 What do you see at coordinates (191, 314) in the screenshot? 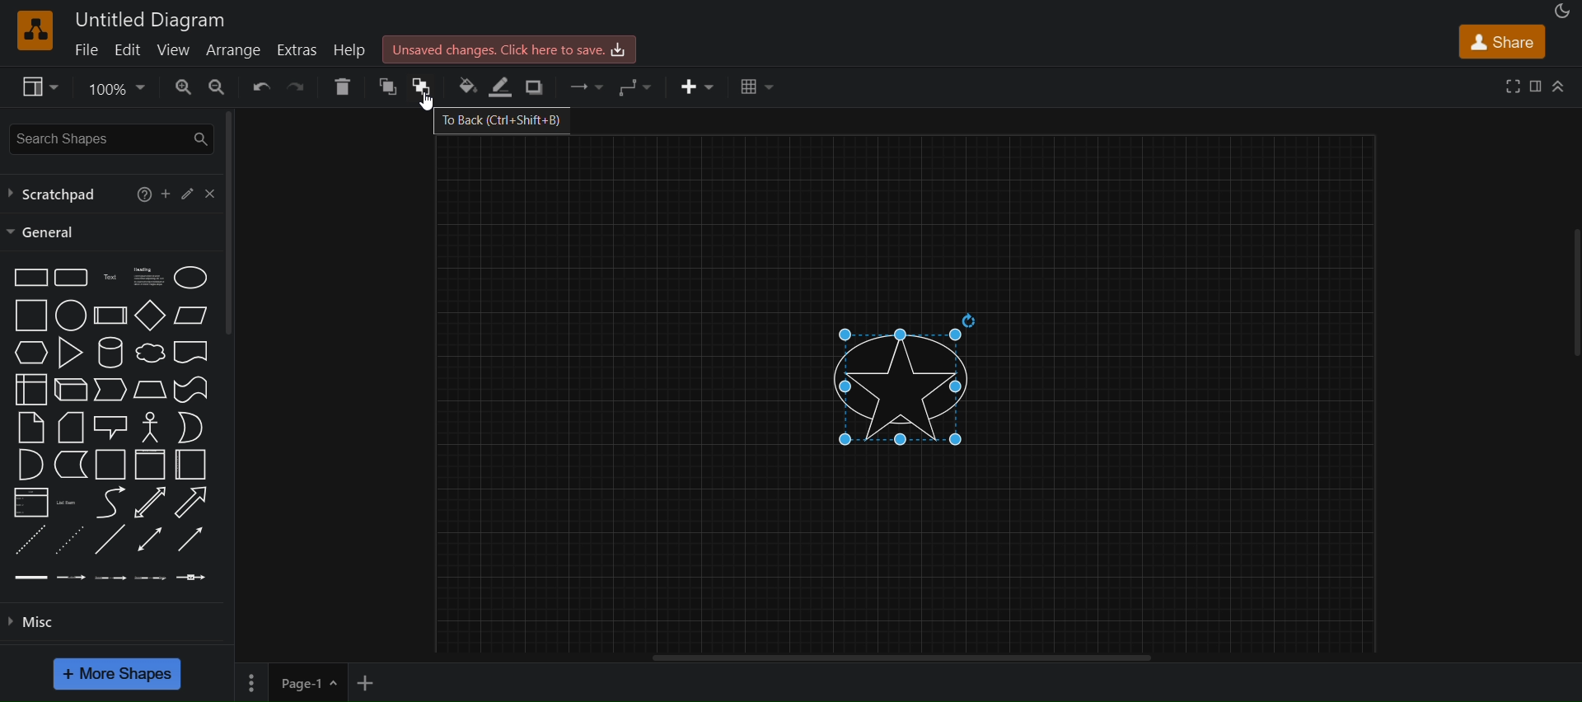
I see `paralleogram` at bounding box center [191, 314].